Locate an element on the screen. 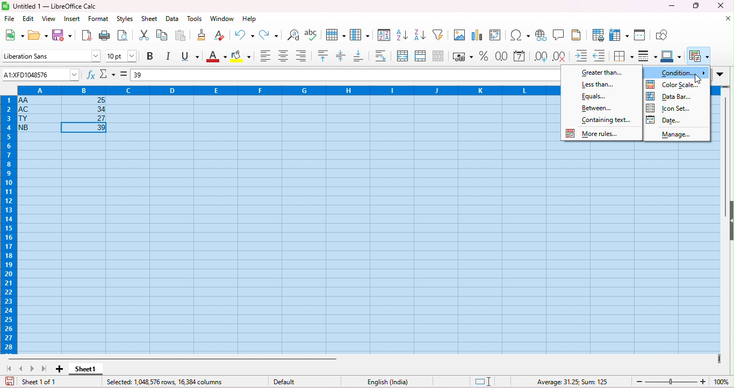 The width and height of the screenshot is (734, 388). between is located at coordinates (598, 109).